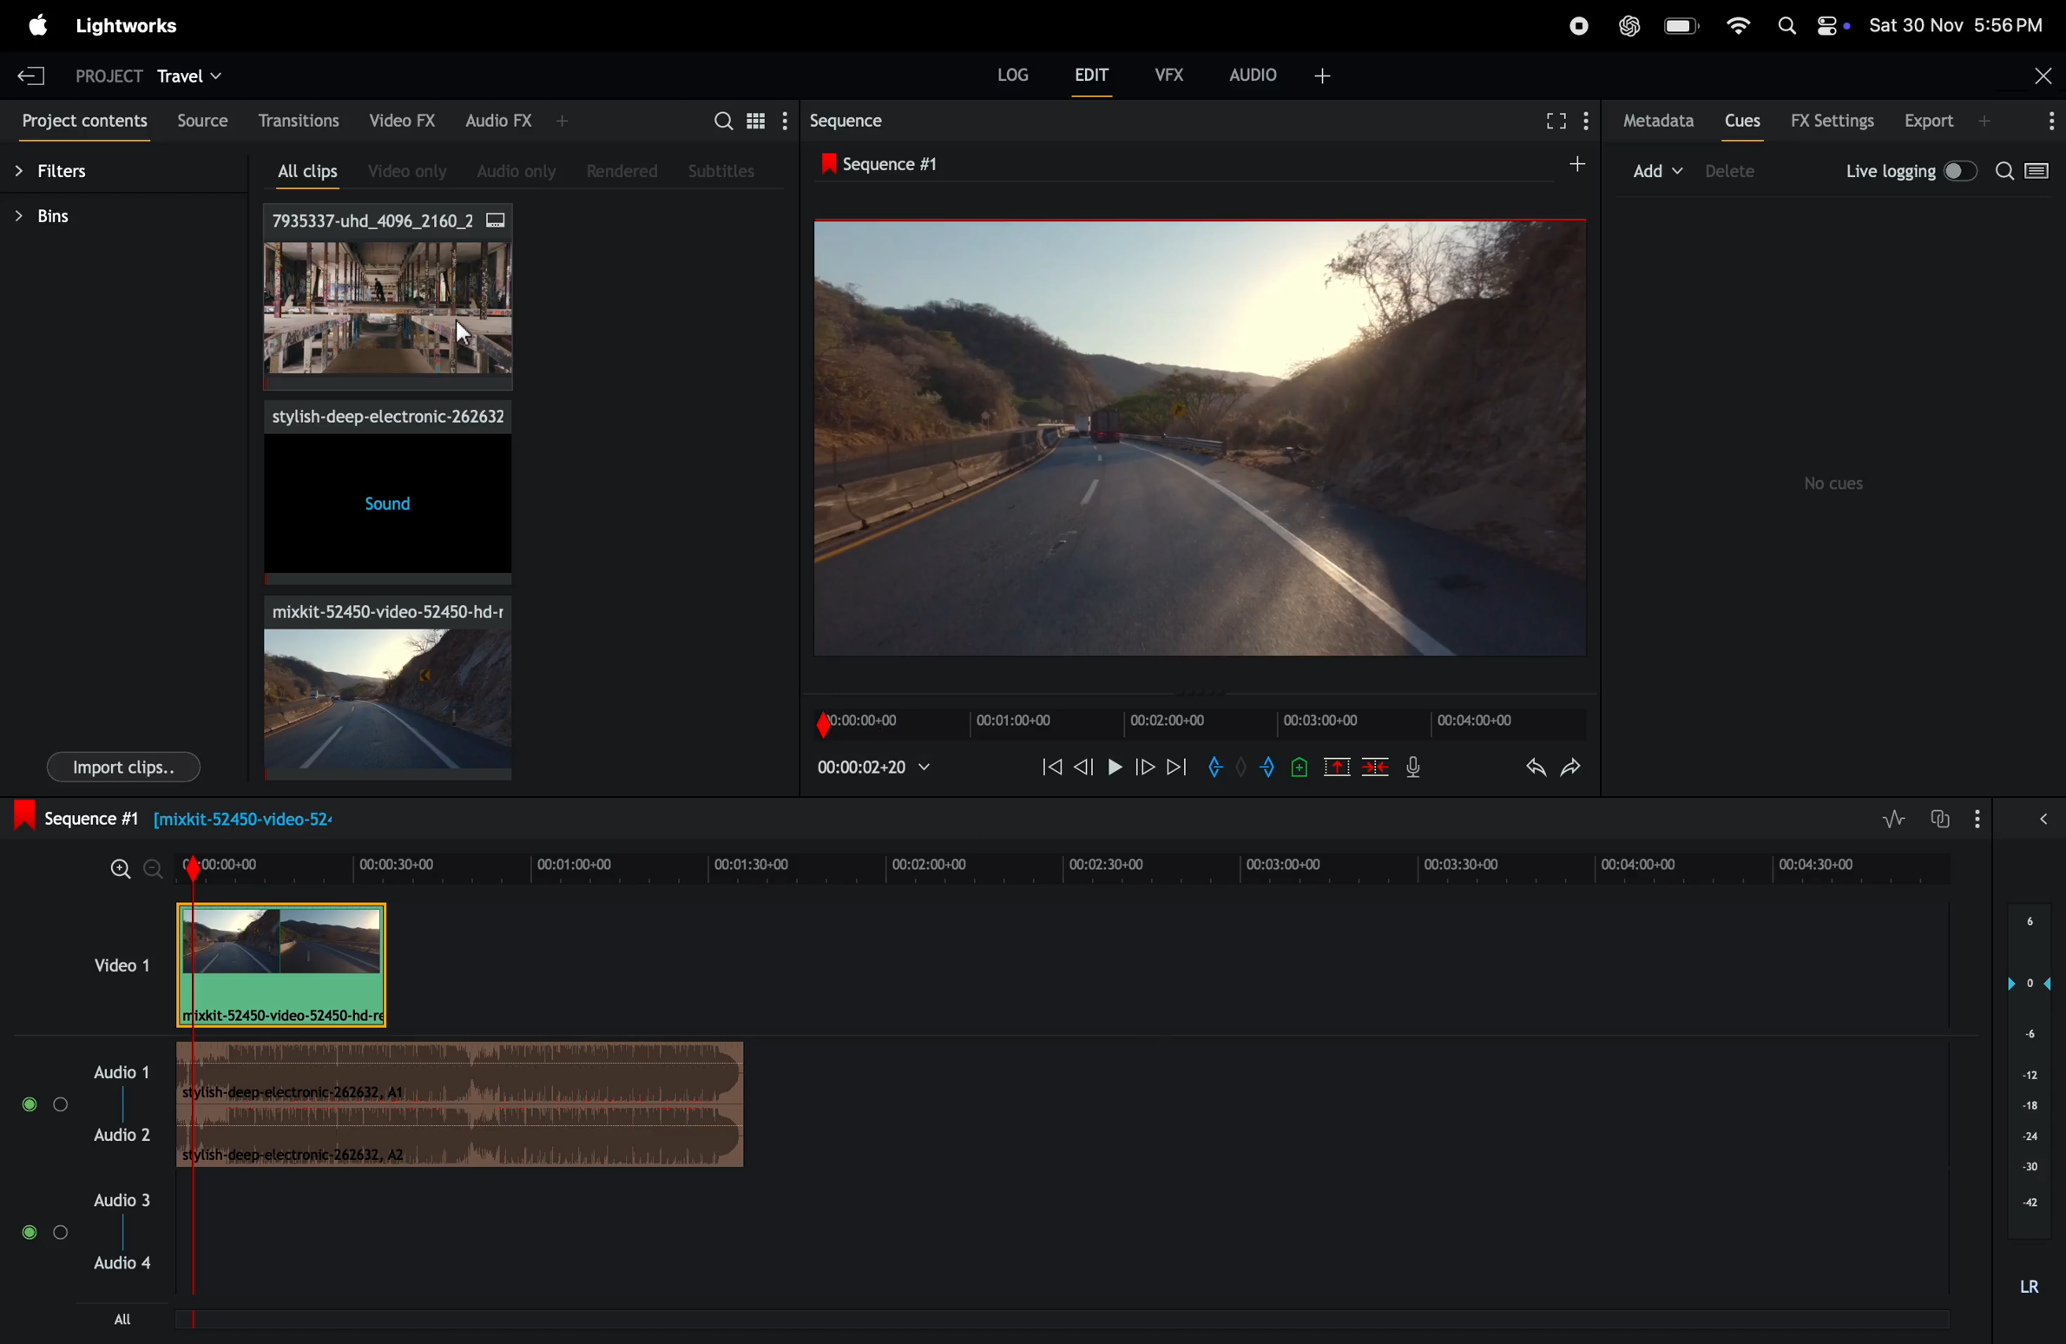 This screenshot has width=2066, height=1344. What do you see at coordinates (1085, 76) in the screenshot?
I see `edit` at bounding box center [1085, 76].